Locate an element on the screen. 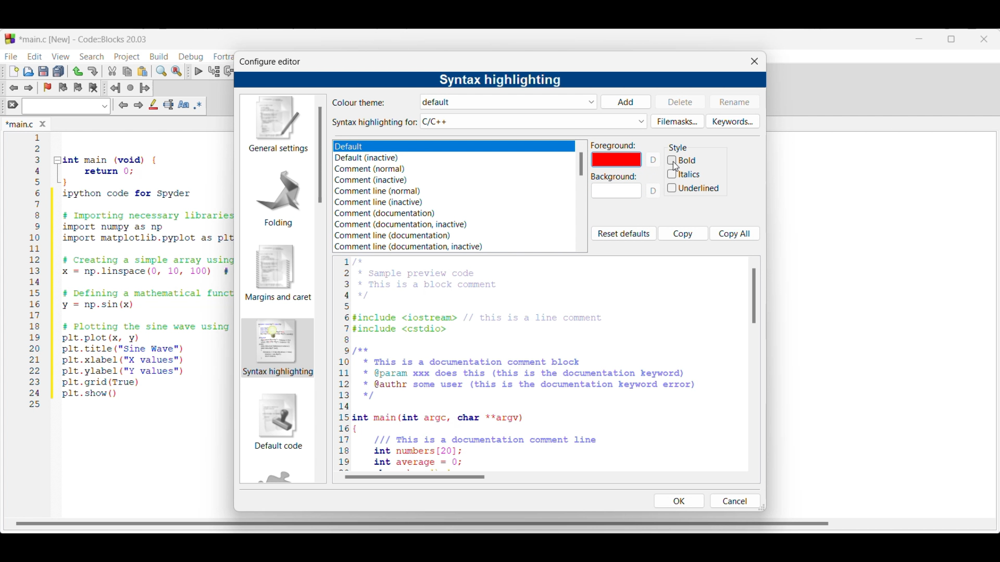  Vertical slide bar is located at coordinates (320, 155).